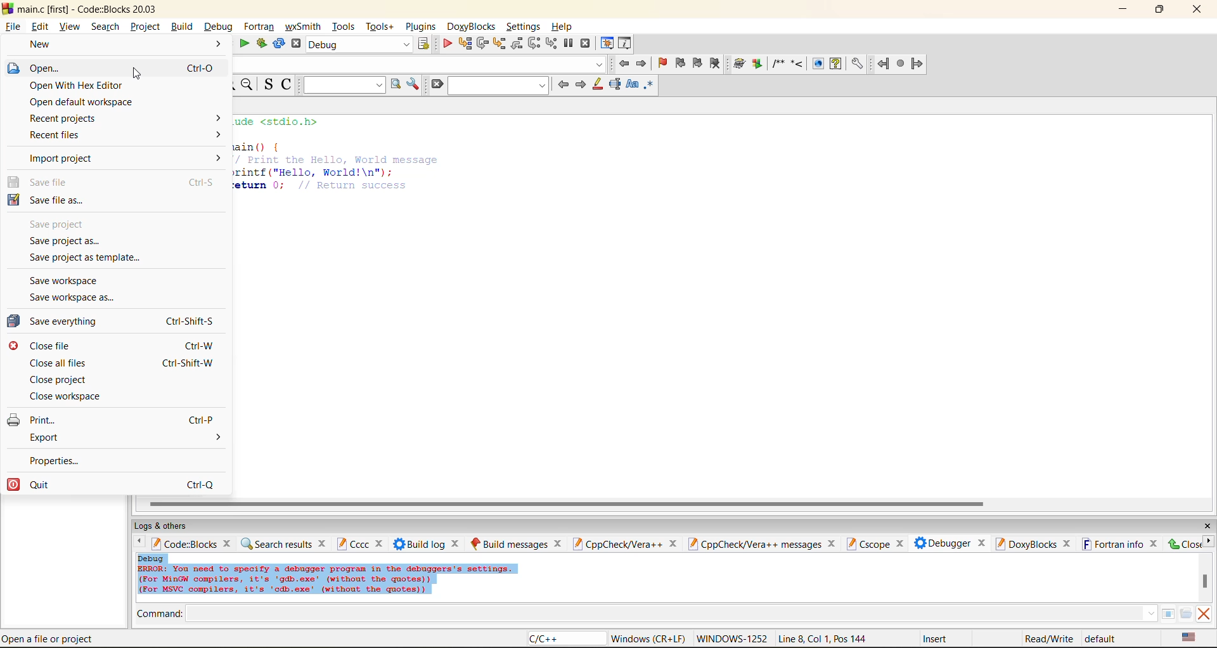 The image size is (1217, 648). What do you see at coordinates (565, 639) in the screenshot?
I see `language` at bounding box center [565, 639].